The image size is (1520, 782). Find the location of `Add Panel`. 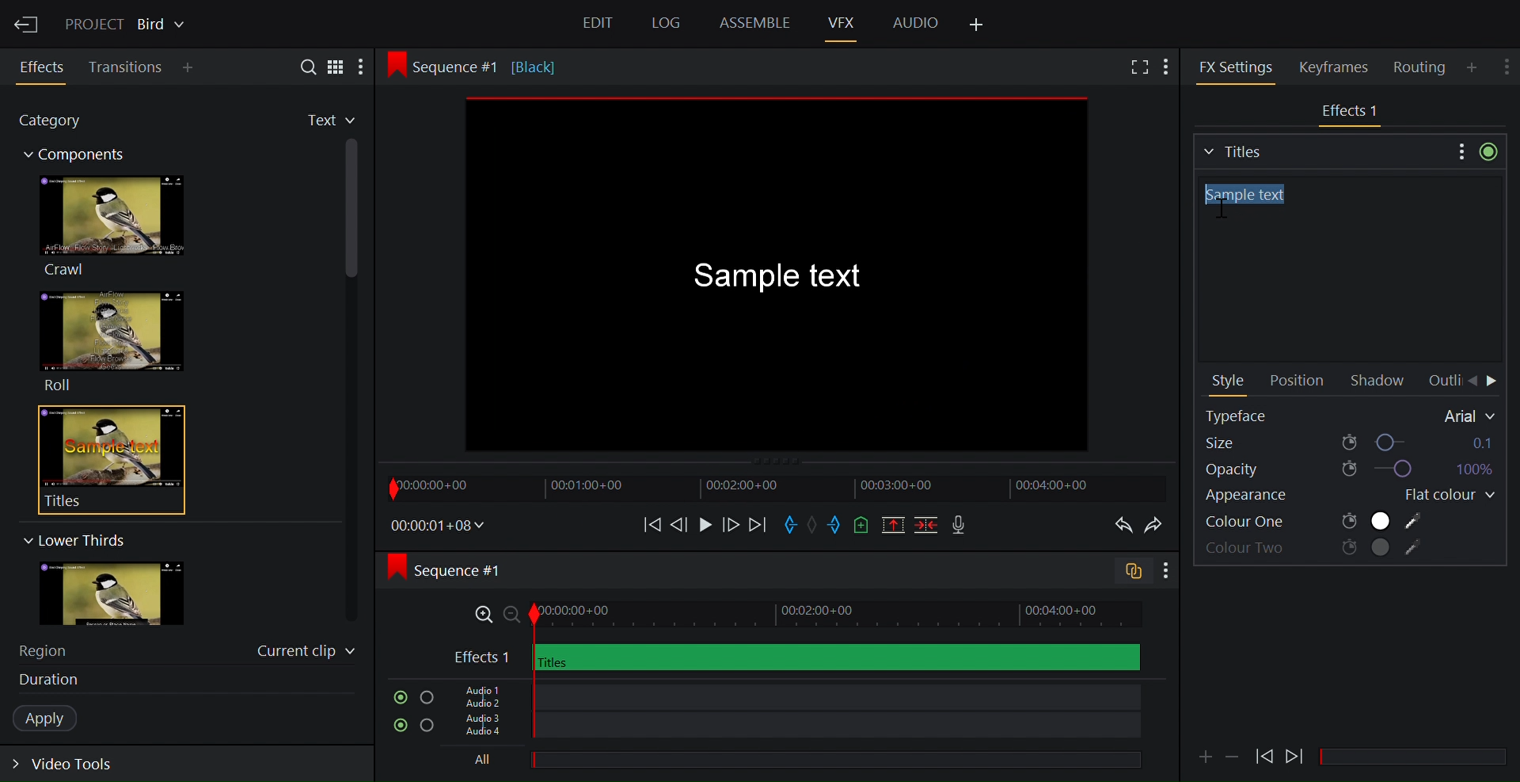

Add Panel is located at coordinates (192, 69).